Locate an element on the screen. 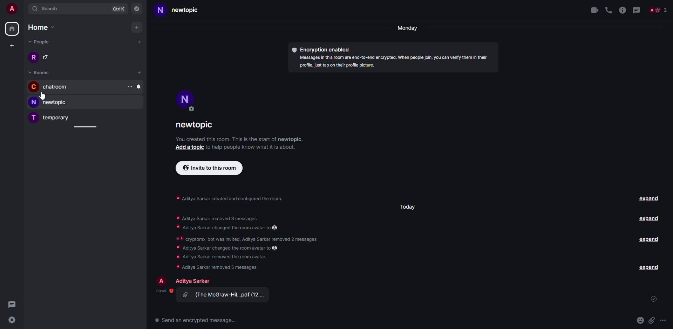  video call is located at coordinates (593, 10).